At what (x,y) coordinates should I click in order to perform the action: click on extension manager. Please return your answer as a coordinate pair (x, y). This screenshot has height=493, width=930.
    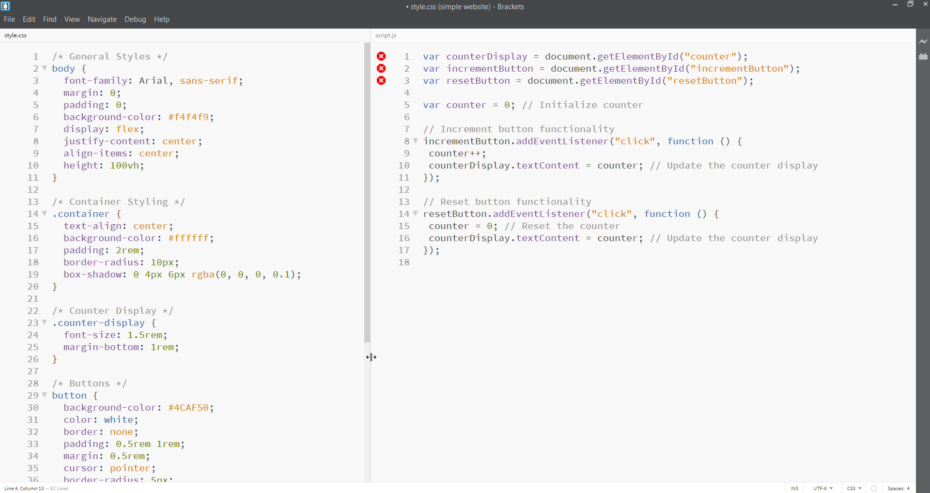
    Looking at the image, I should click on (922, 58).